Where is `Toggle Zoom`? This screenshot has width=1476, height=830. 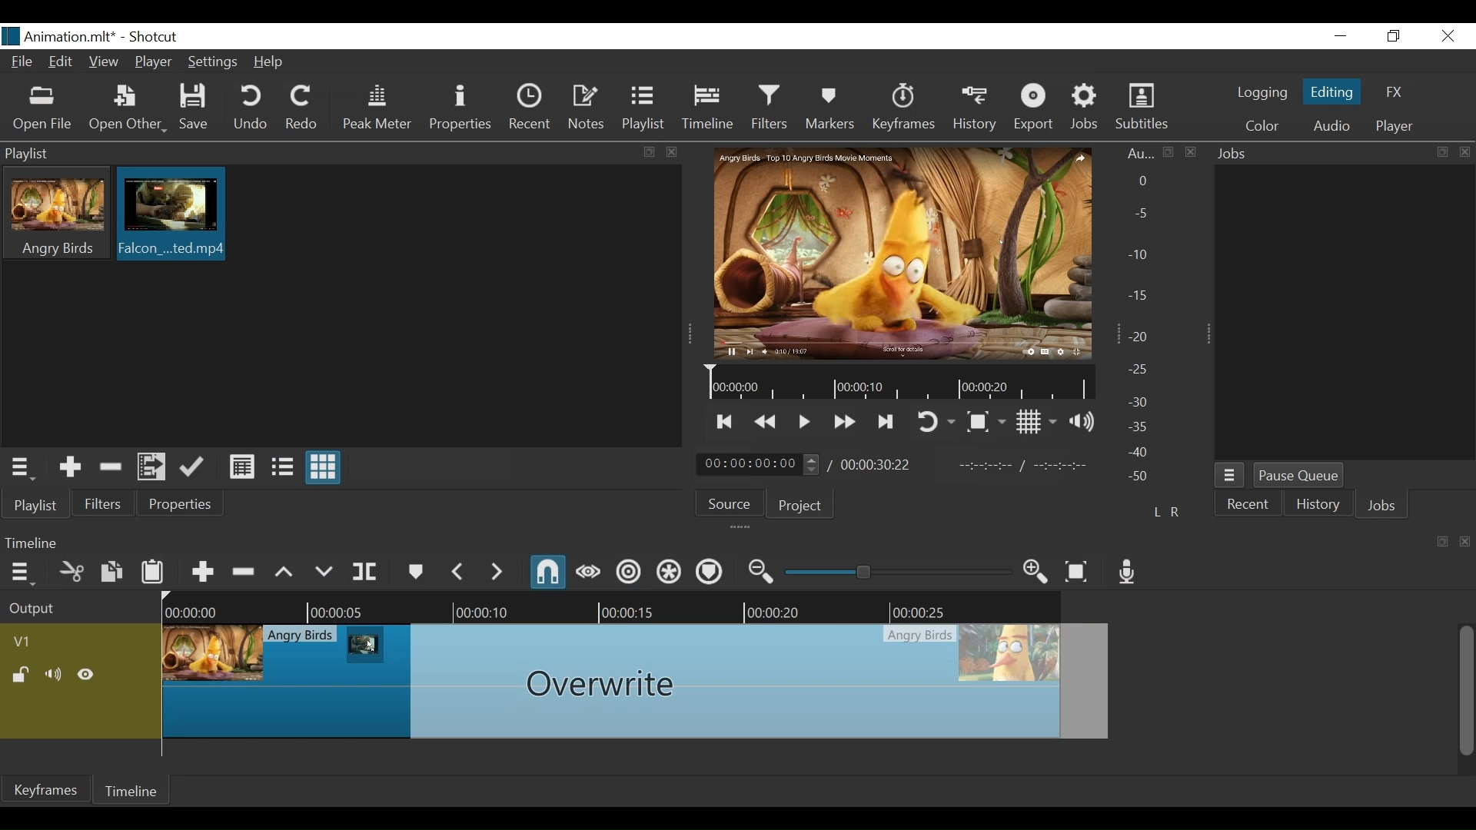
Toggle Zoom is located at coordinates (986, 421).